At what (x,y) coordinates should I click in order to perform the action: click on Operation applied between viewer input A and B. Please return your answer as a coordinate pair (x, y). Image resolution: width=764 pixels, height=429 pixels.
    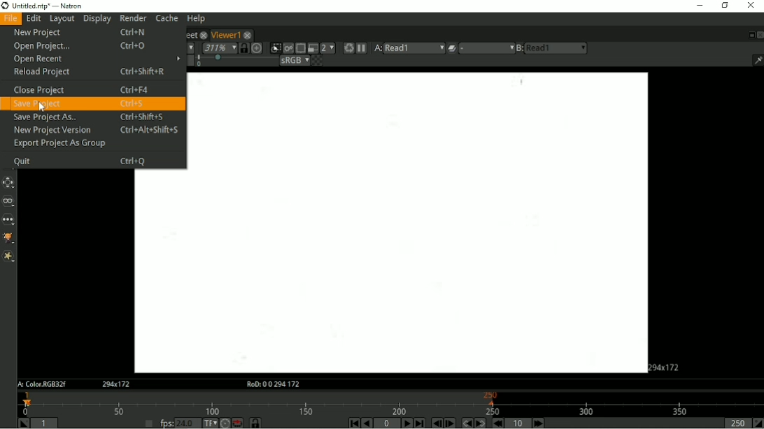
    Looking at the image, I should click on (451, 49).